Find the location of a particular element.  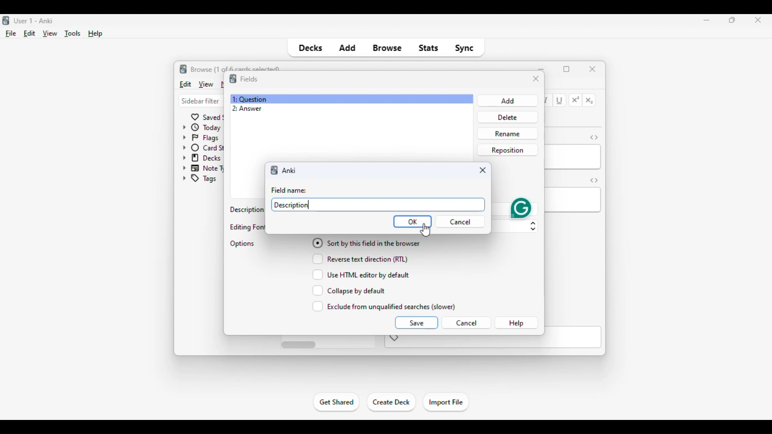

Description is located at coordinates (292, 205).